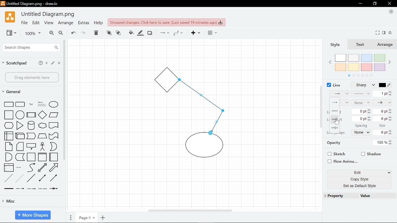  I want to click on Decrease opacity, so click(391, 144).